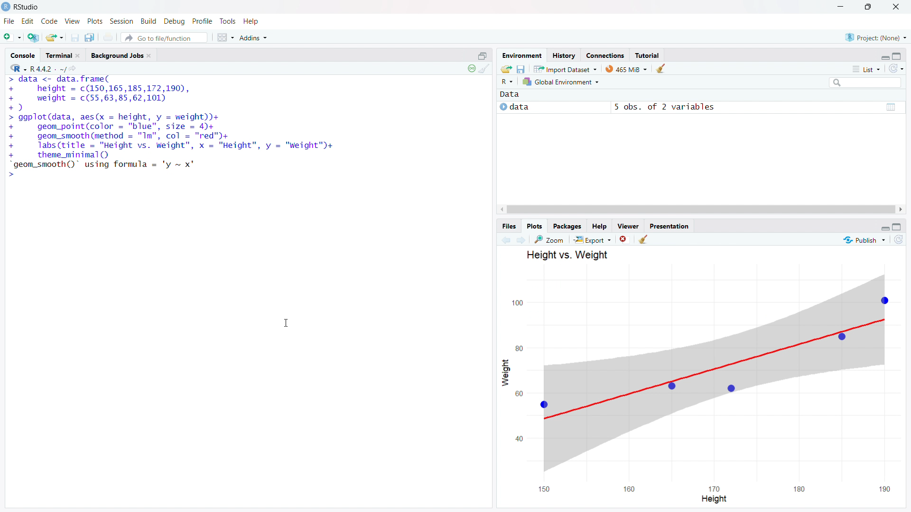  I want to click on session, so click(121, 21).